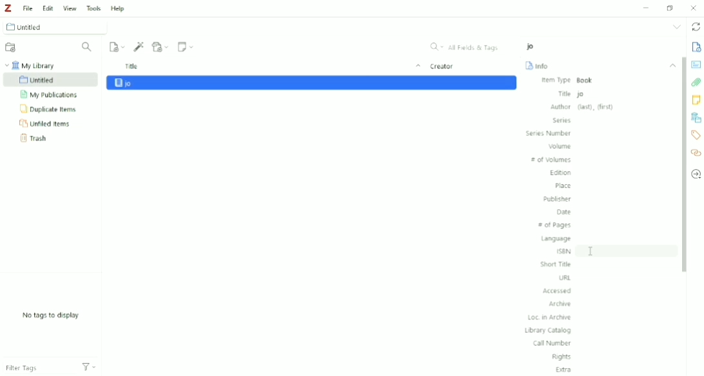 The width and height of the screenshot is (704, 376). Describe the element at coordinates (677, 26) in the screenshot. I see `List all tabs` at that location.